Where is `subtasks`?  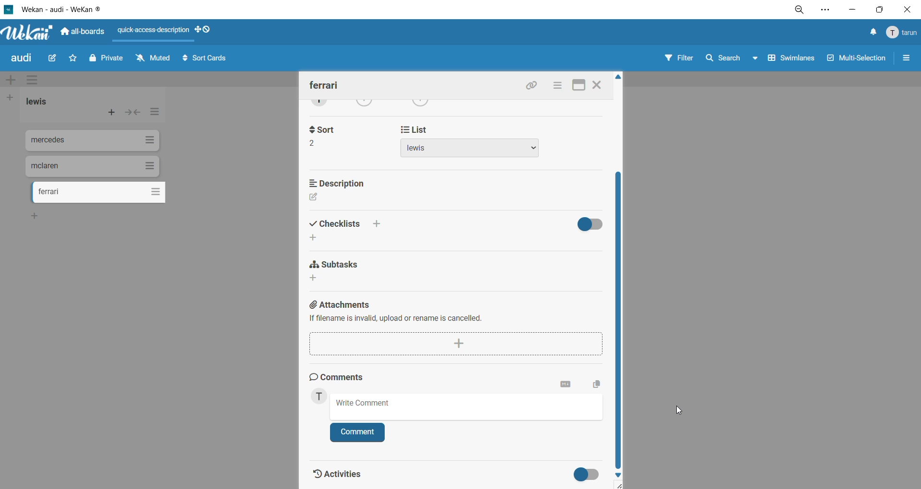
subtasks is located at coordinates (334, 265).